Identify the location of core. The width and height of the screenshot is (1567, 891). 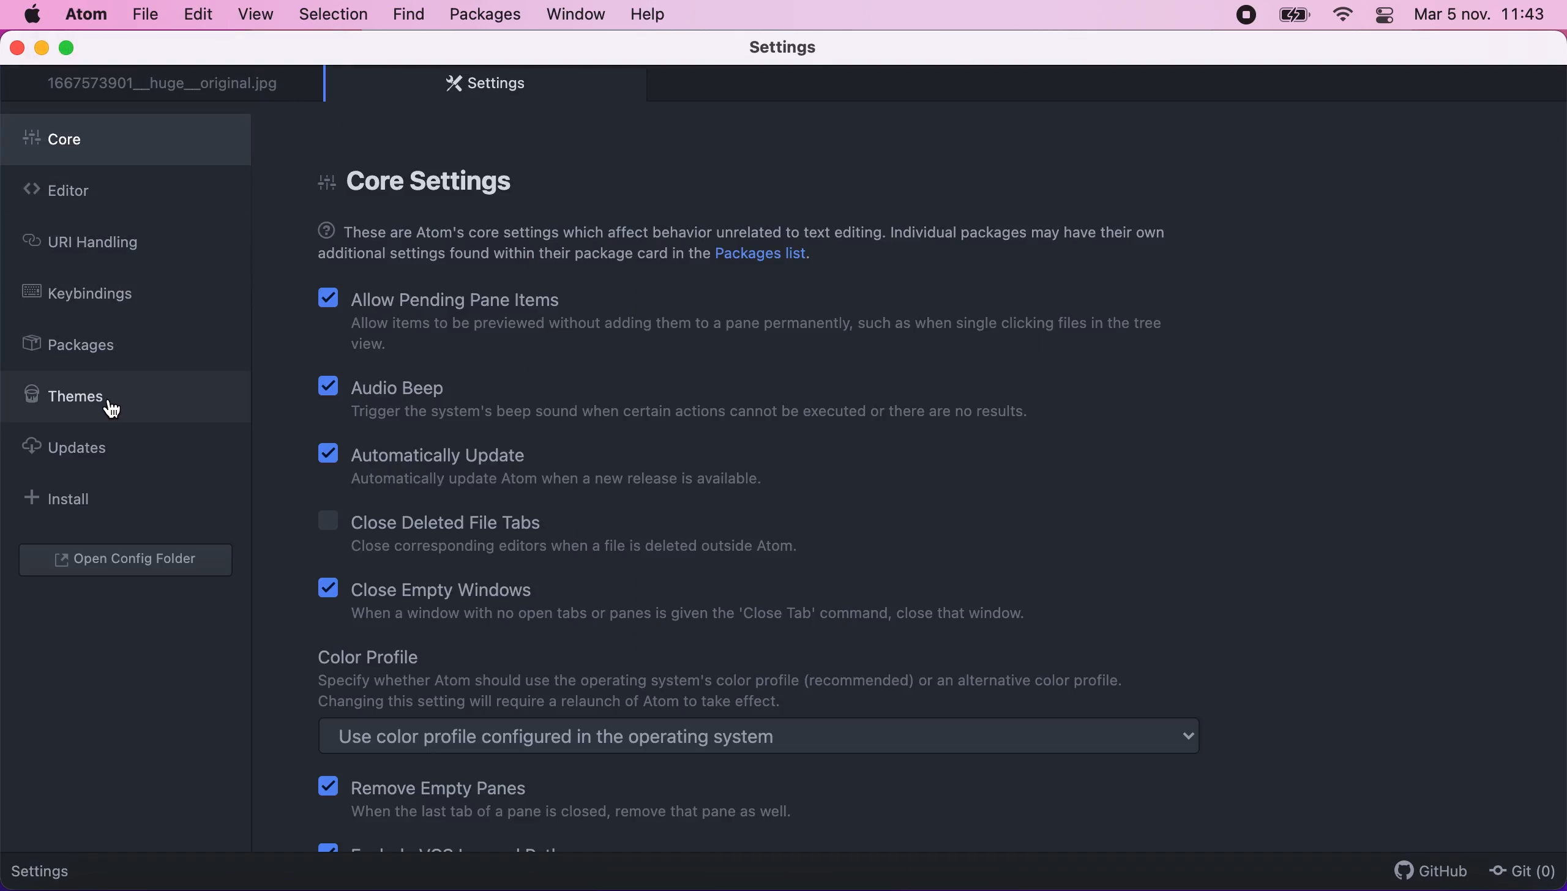
(132, 141).